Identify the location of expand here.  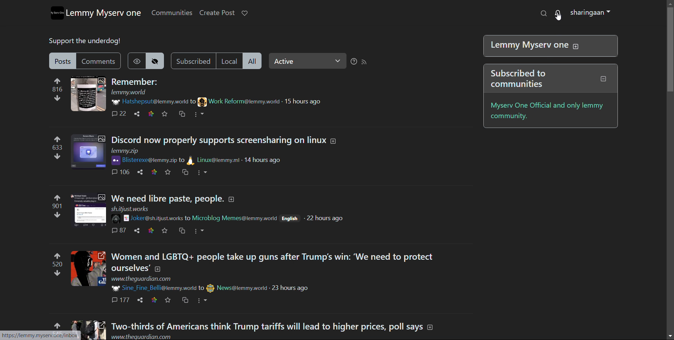
(88, 268).